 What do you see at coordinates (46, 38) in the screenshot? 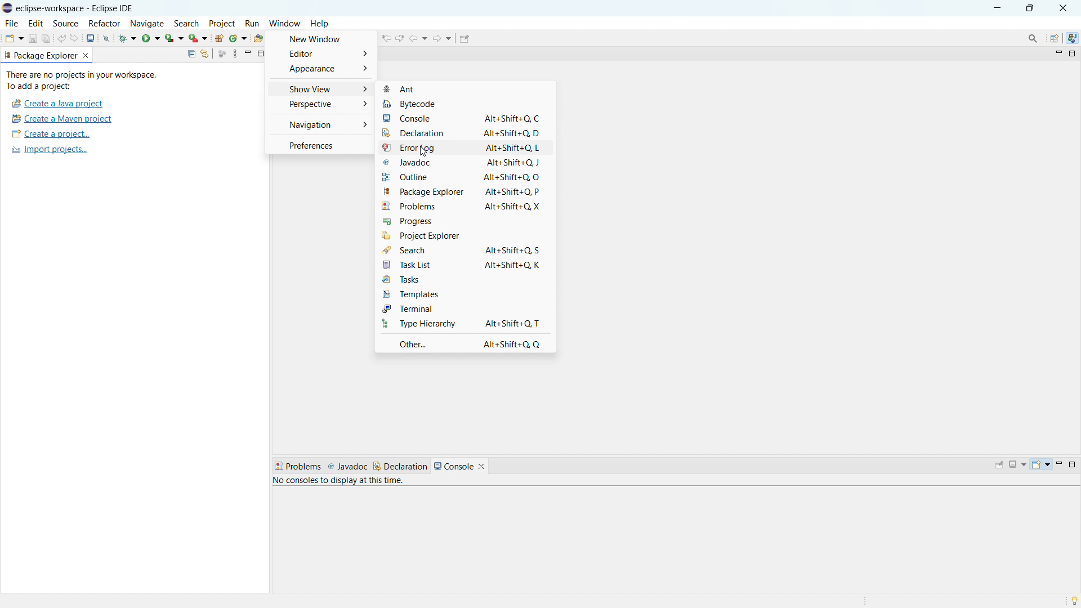
I see `save all` at bounding box center [46, 38].